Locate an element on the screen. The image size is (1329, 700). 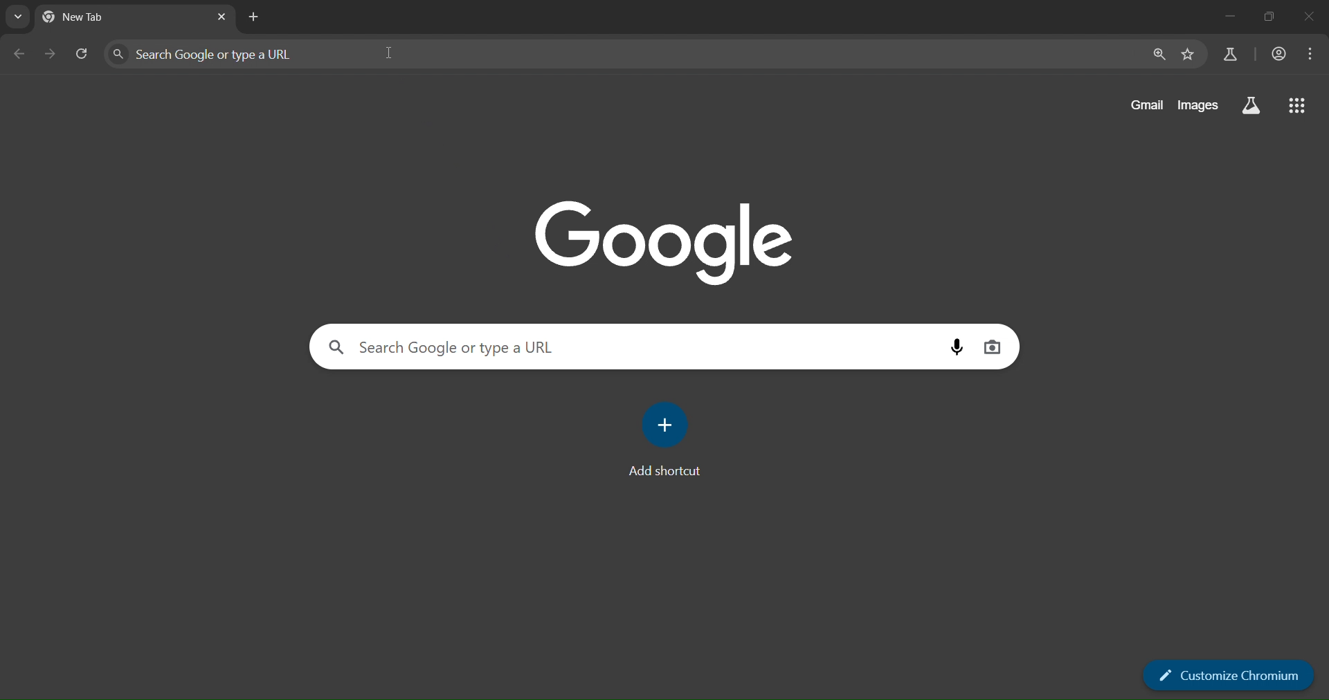
images is located at coordinates (1199, 107).